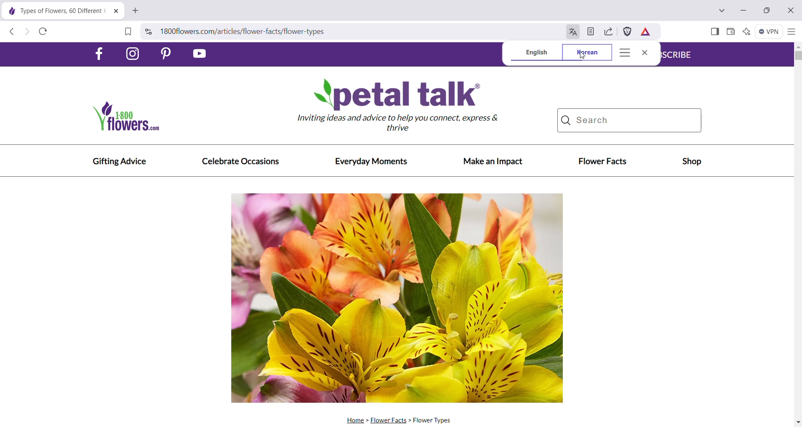 The image size is (802, 427). Describe the element at coordinates (348, 32) in the screenshot. I see `Search Brave or type a URL` at that location.